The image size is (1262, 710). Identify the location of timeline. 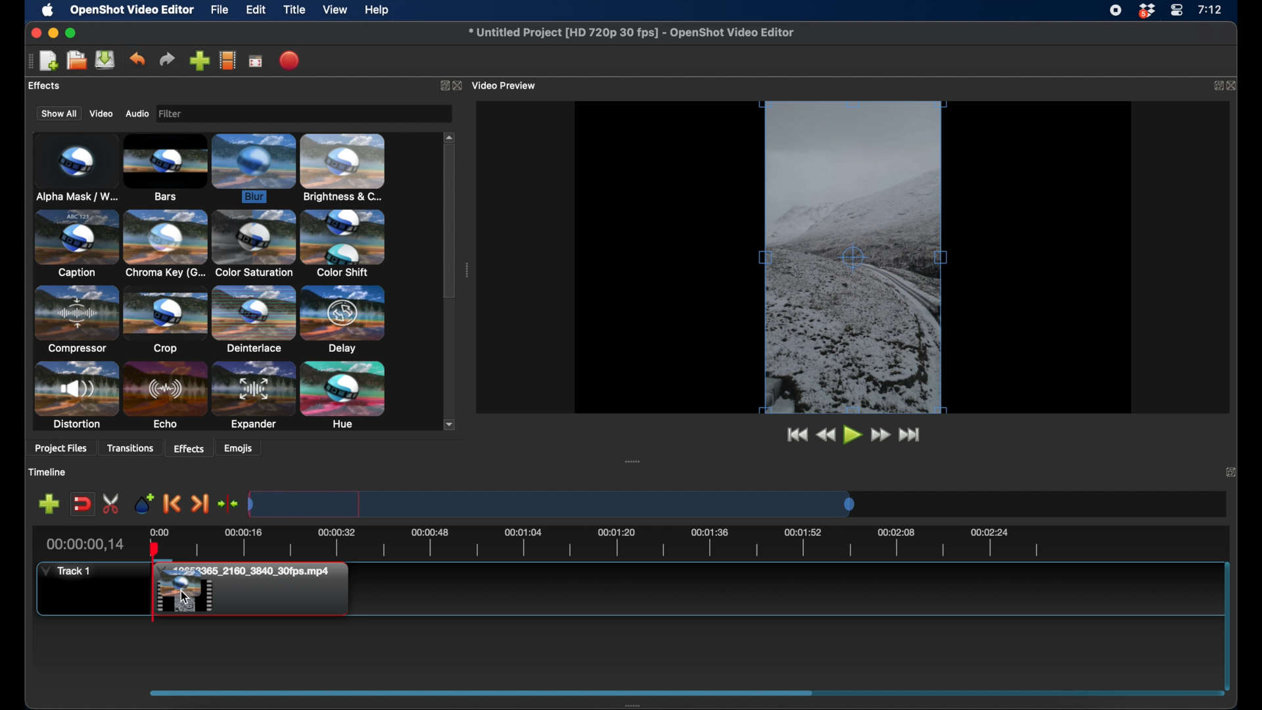
(47, 472).